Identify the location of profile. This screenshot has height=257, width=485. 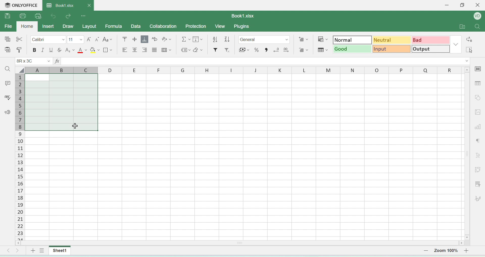
(478, 16).